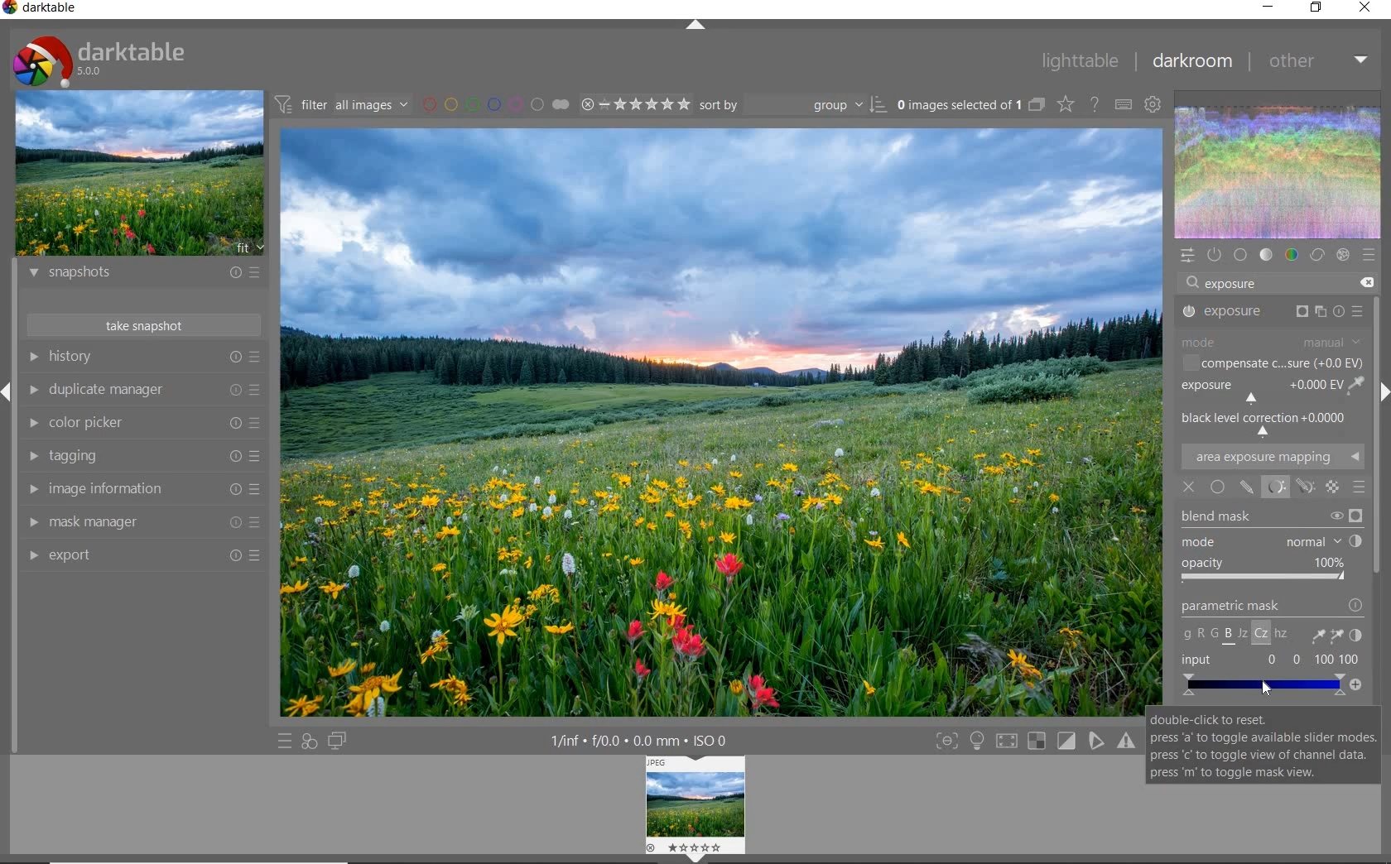 The height and width of the screenshot is (864, 1391). What do you see at coordinates (1064, 105) in the screenshot?
I see `change overlays shown on thumbnails` at bounding box center [1064, 105].